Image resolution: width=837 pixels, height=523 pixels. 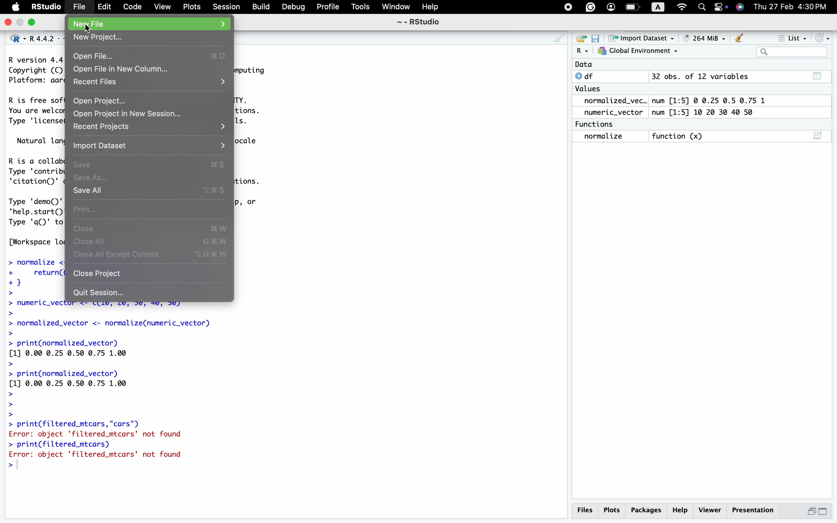 What do you see at coordinates (794, 52) in the screenshot?
I see `search field` at bounding box center [794, 52].